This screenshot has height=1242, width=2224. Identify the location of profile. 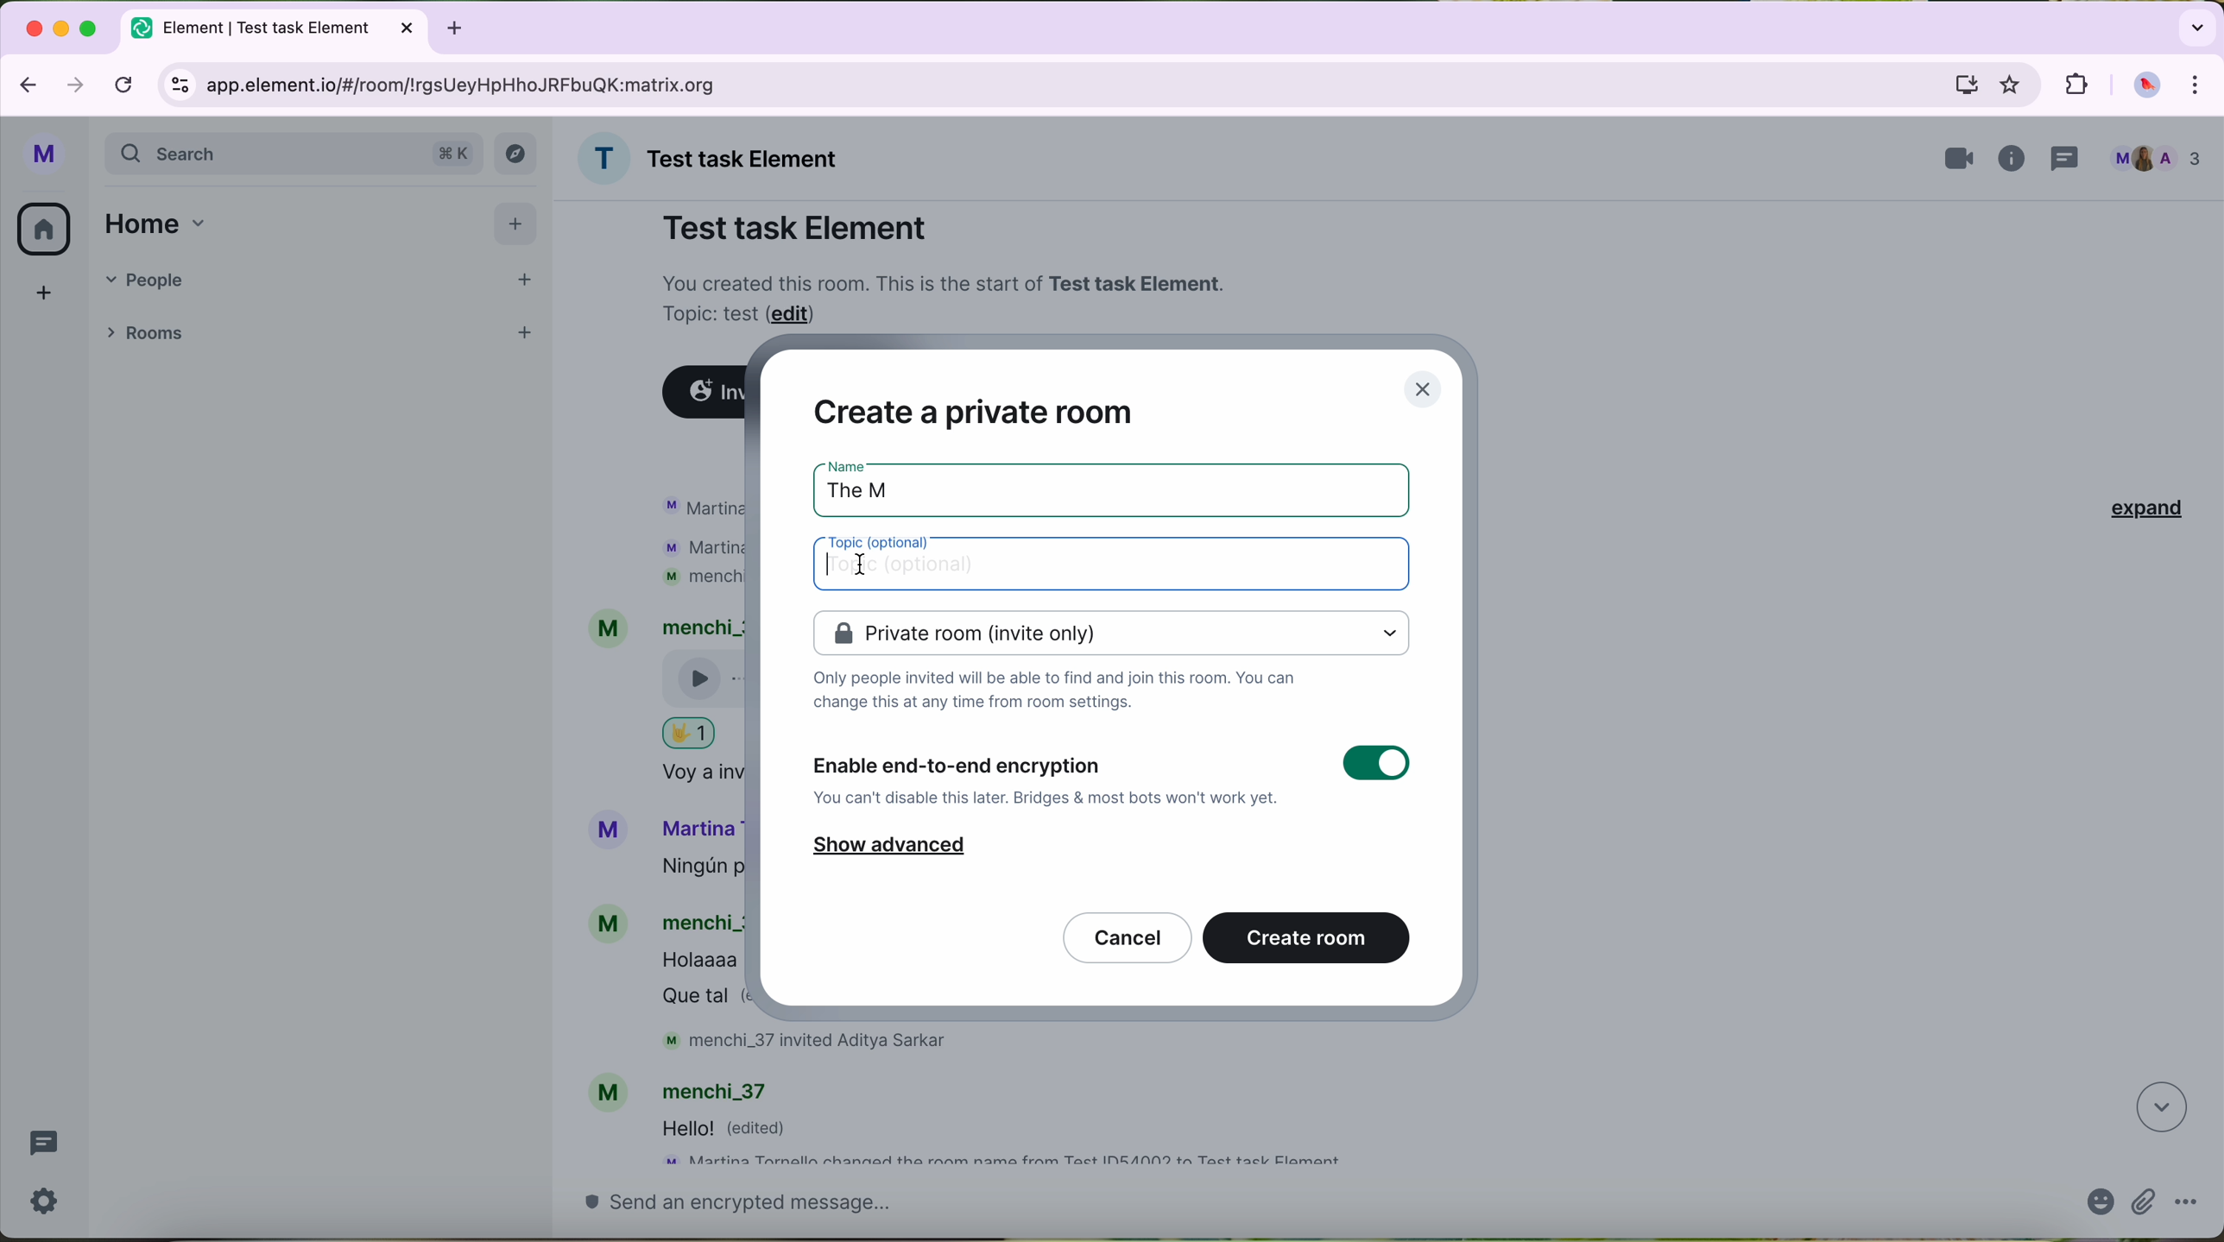
(44, 157).